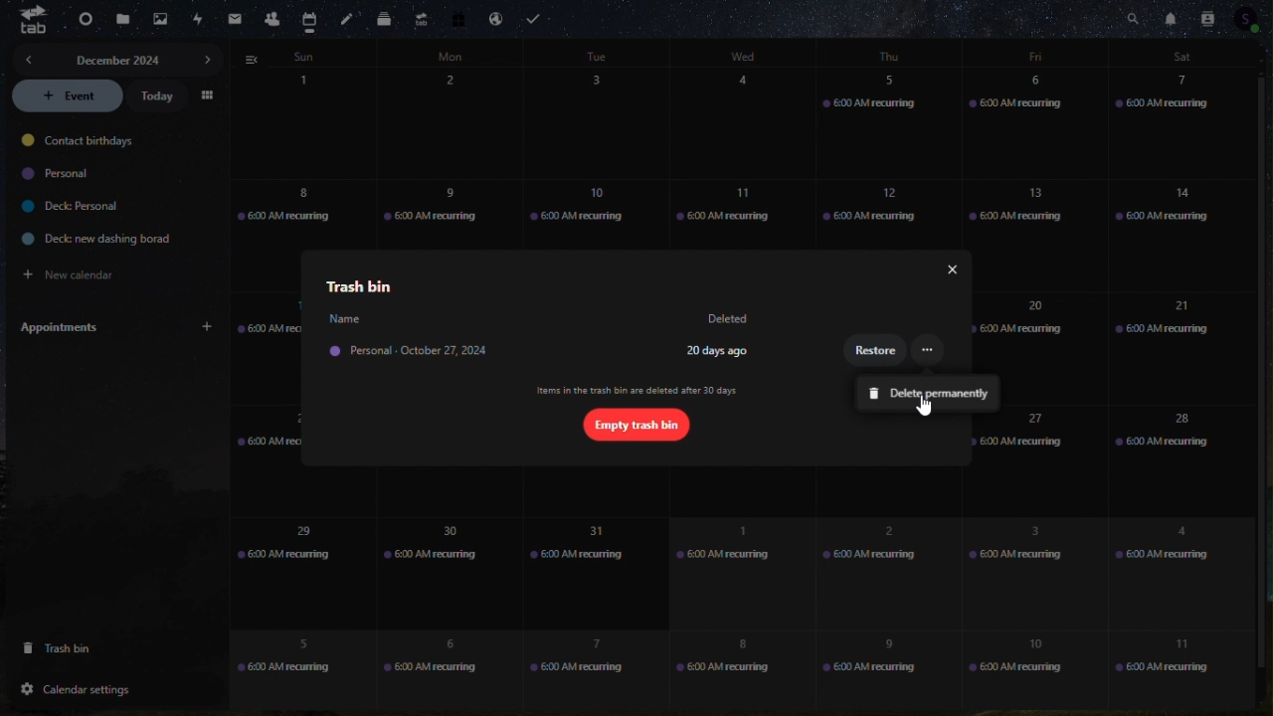 The image size is (1273, 716). What do you see at coordinates (603, 124) in the screenshot?
I see `3` at bounding box center [603, 124].